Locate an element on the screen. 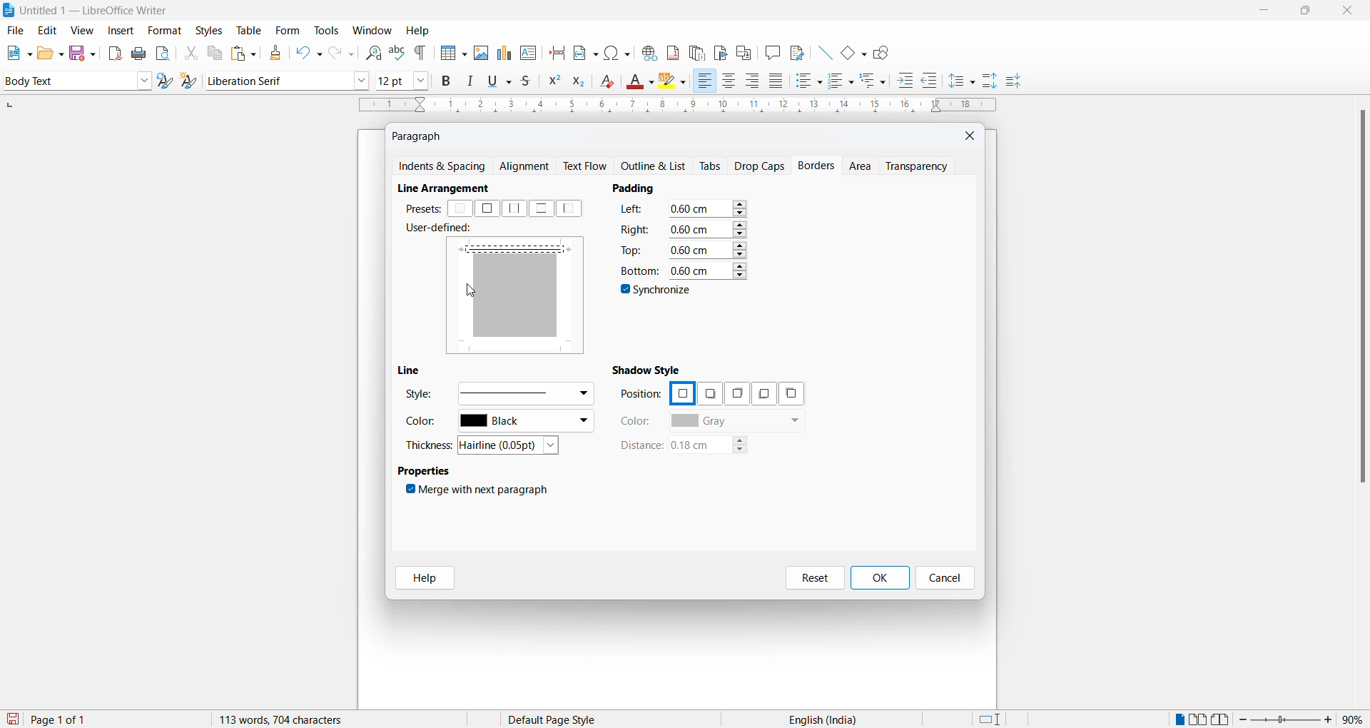  ok is located at coordinates (879, 578).